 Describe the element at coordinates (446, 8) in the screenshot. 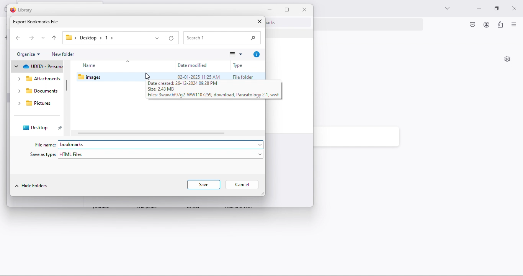

I see `more` at that location.